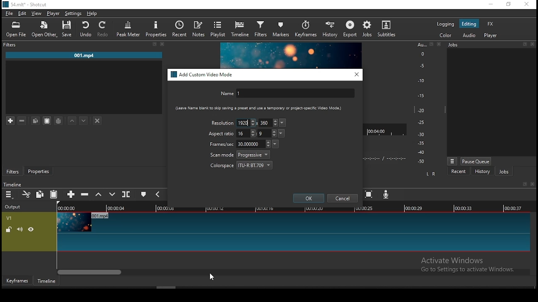 The height and width of the screenshot is (302, 538). I want to click on scroll bar, so click(294, 271).